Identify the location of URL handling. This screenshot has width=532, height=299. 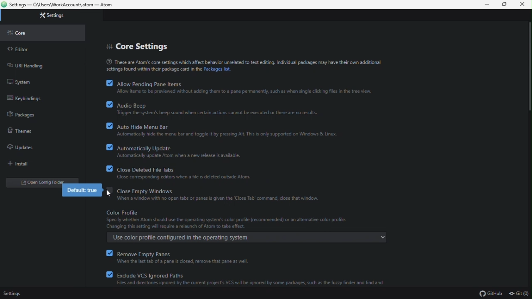
(32, 65).